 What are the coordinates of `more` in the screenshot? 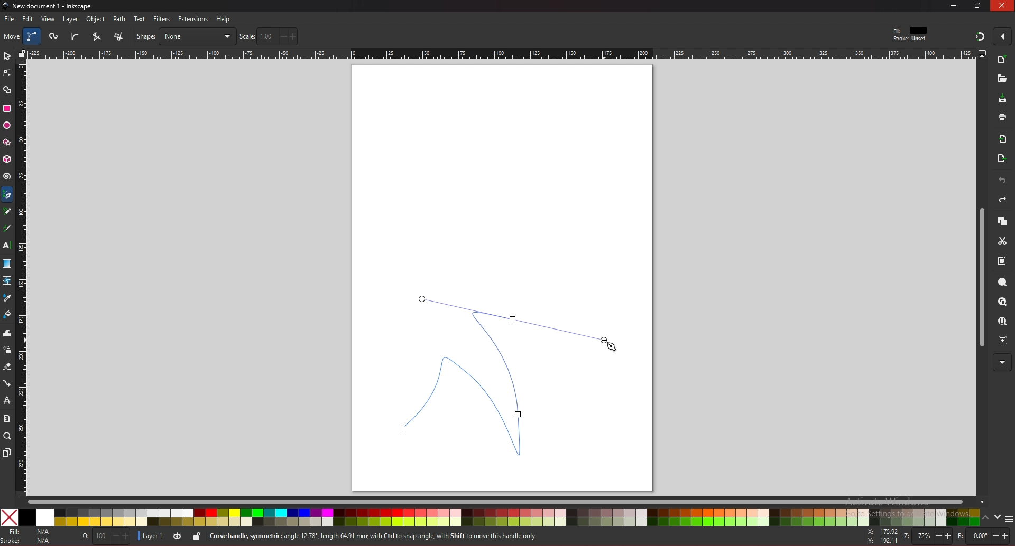 It's located at (1002, 363).